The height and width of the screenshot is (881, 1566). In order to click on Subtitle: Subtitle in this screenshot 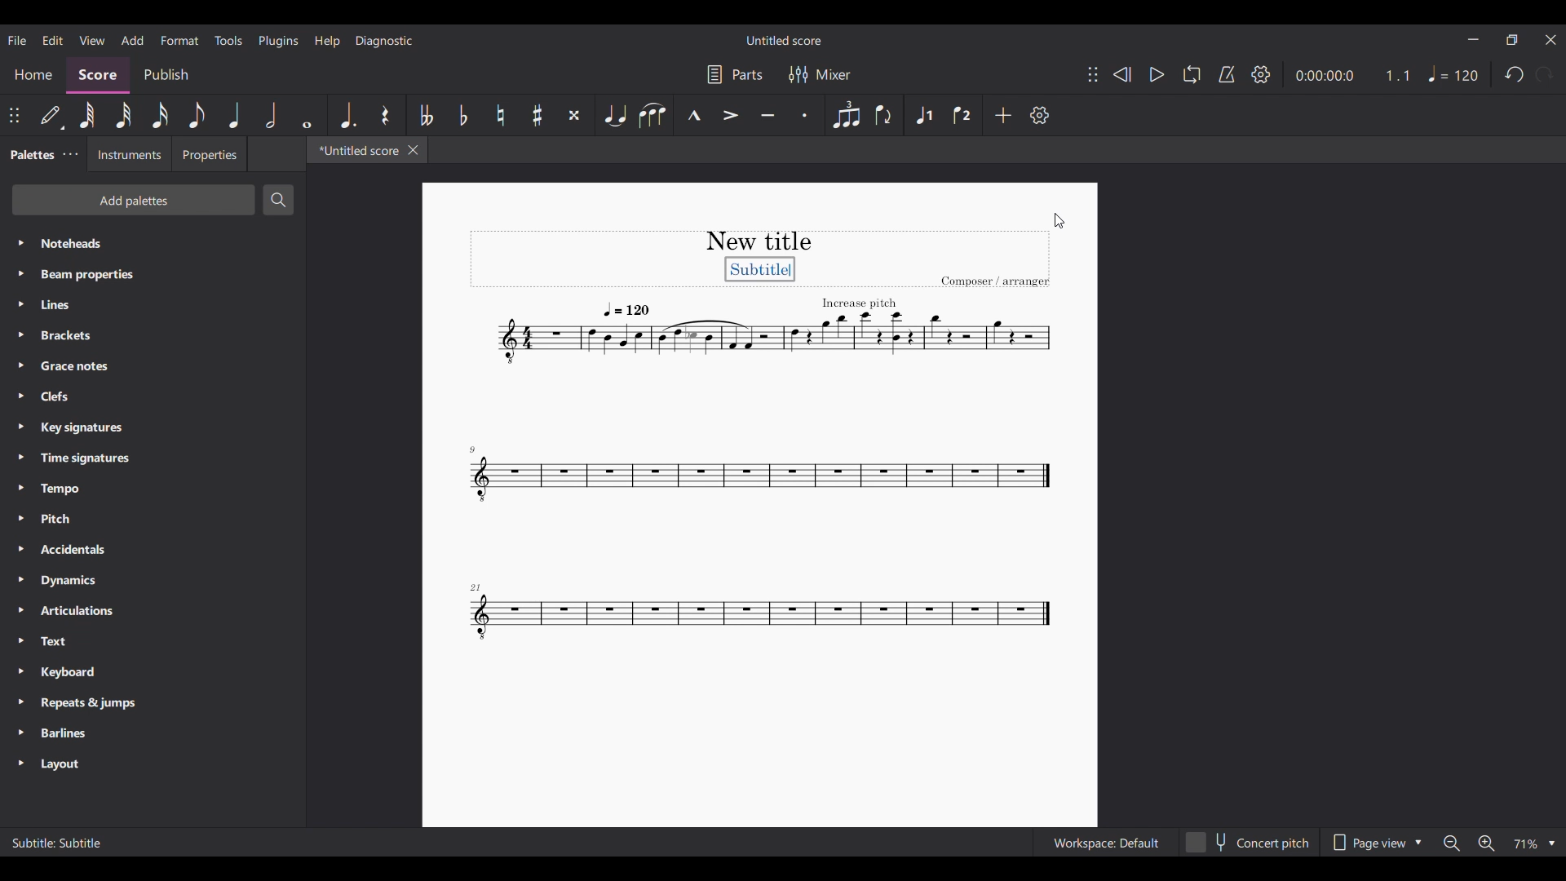, I will do `click(67, 843)`.